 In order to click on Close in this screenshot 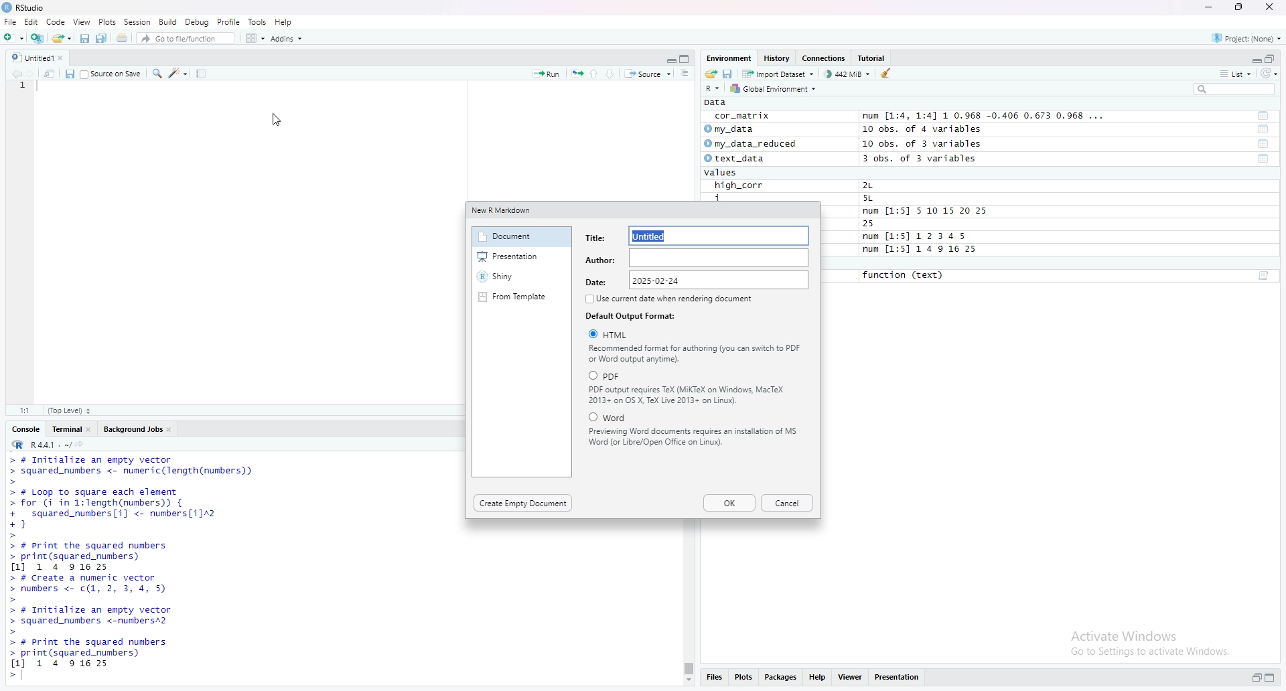, I will do `click(1269, 7)`.